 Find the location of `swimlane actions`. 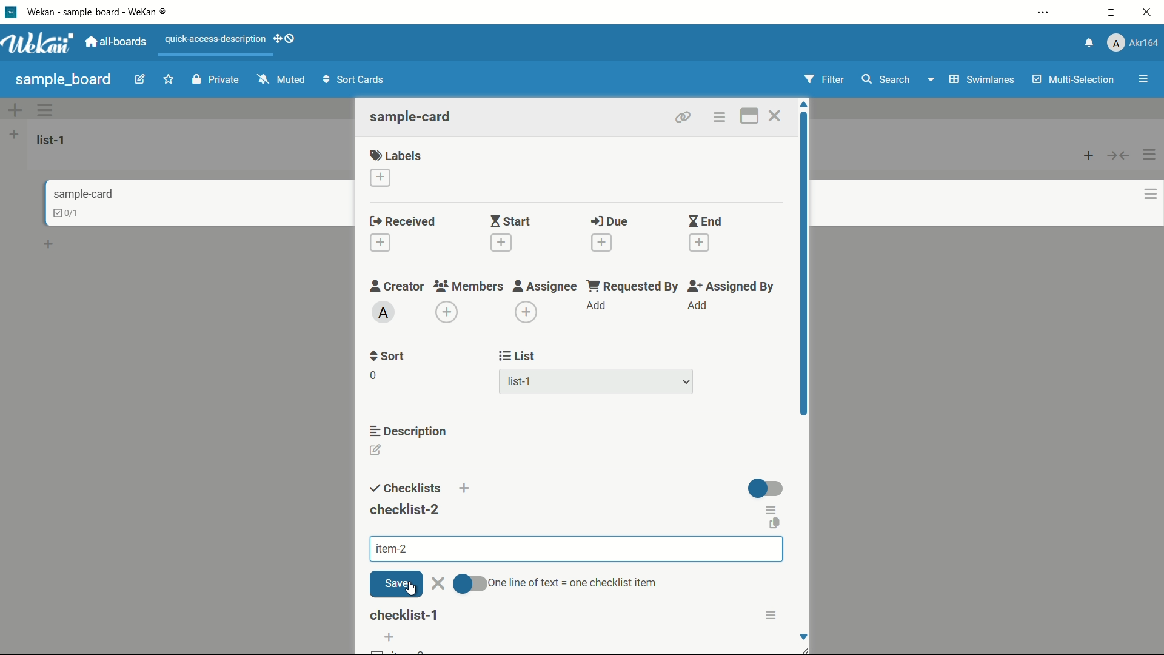

swimlane actions is located at coordinates (46, 110).